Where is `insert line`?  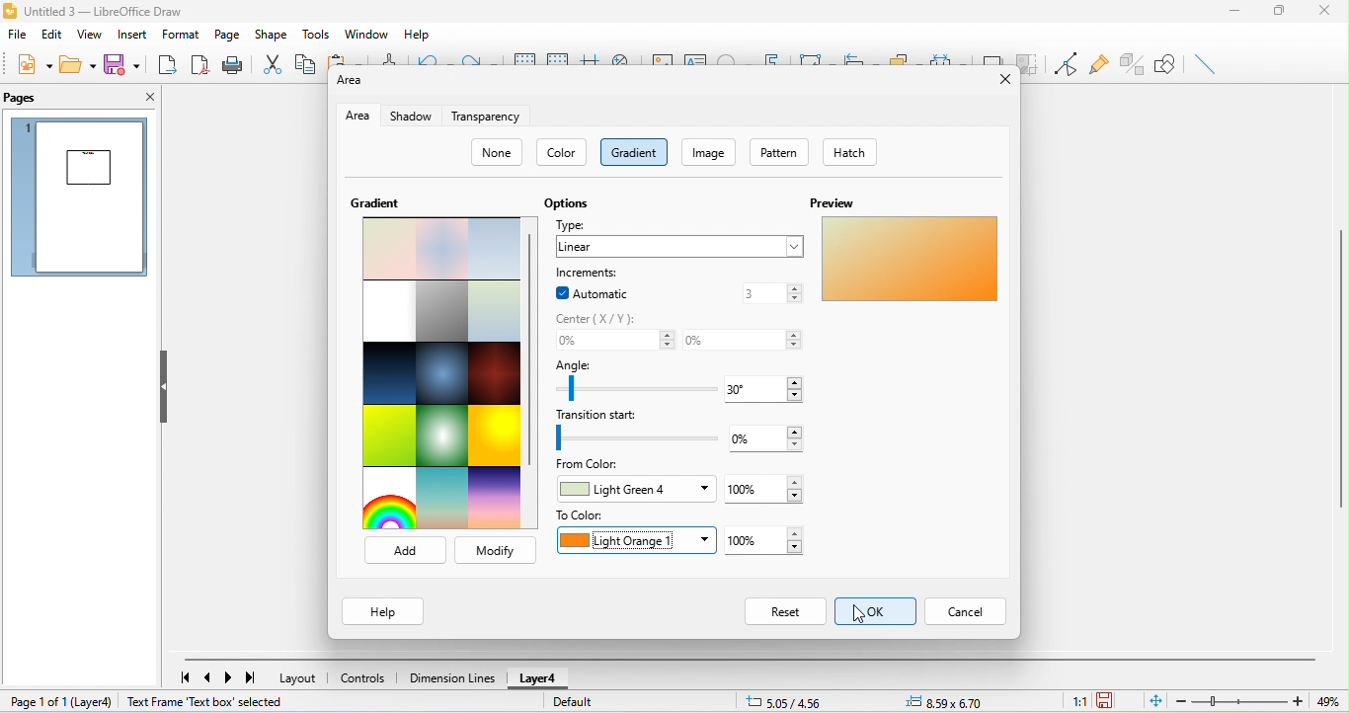 insert line is located at coordinates (1209, 64).